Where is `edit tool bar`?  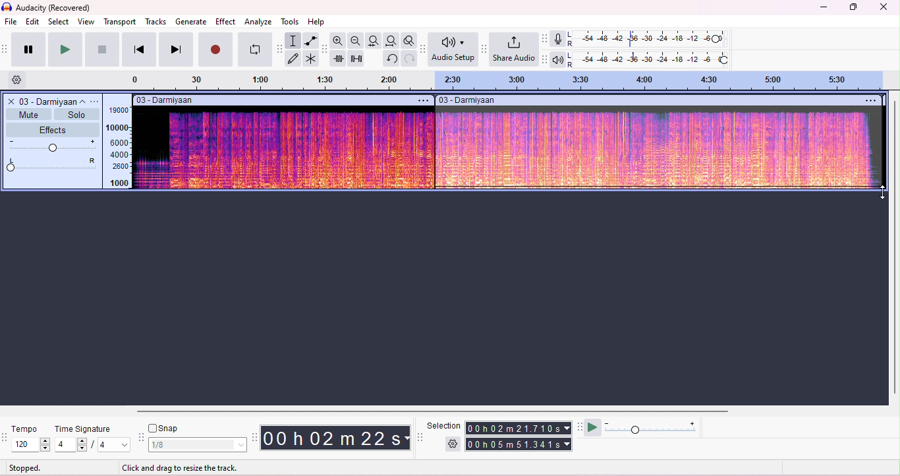 edit tool bar is located at coordinates (325, 50).